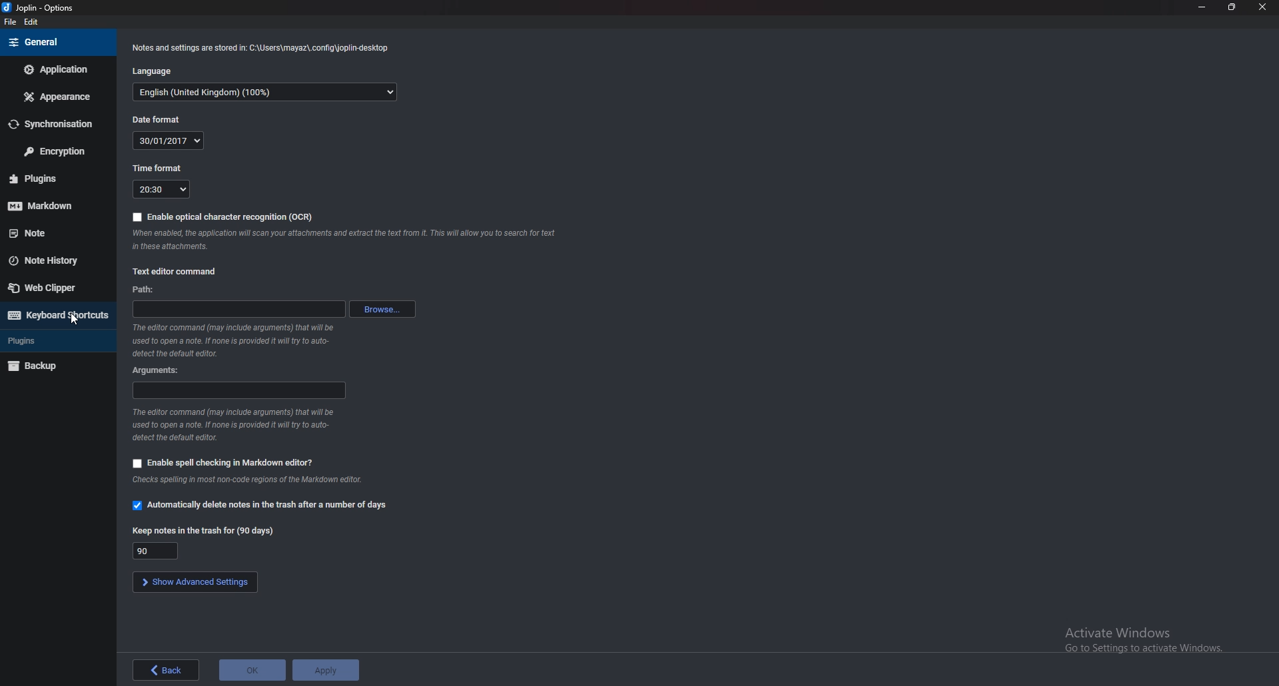  Describe the element at coordinates (165, 669) in the screenshot. I see `back` at that location.